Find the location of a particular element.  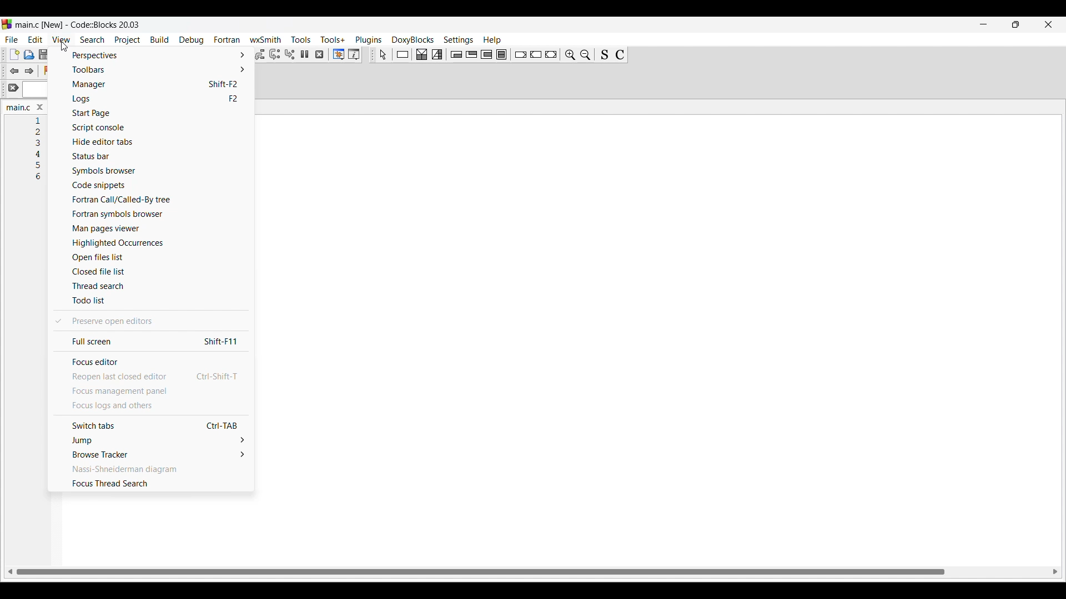

Script console is located at coordinates (153, 128).